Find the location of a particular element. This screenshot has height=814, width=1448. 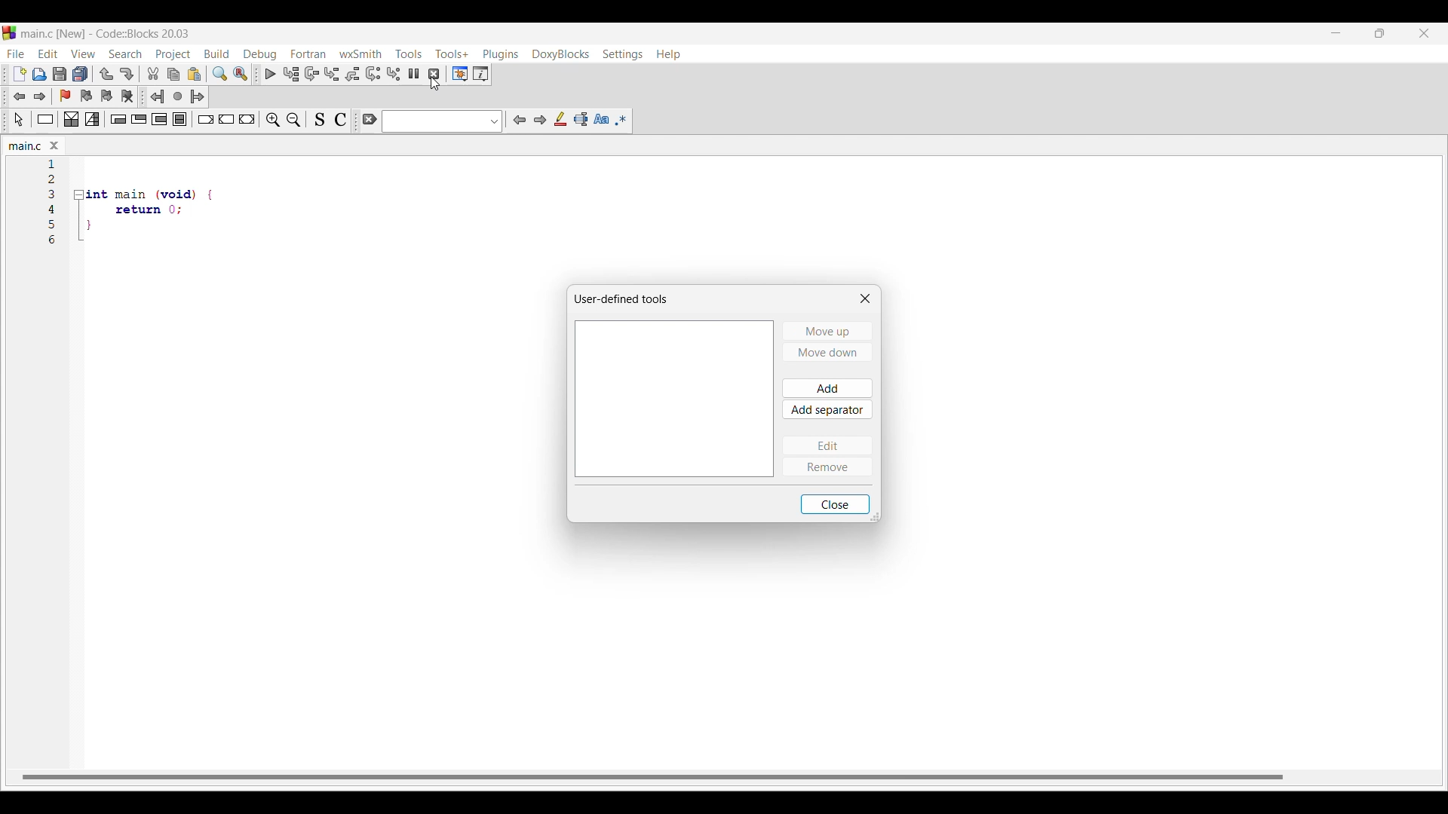

Jump back is located at coordinates (158, 96).